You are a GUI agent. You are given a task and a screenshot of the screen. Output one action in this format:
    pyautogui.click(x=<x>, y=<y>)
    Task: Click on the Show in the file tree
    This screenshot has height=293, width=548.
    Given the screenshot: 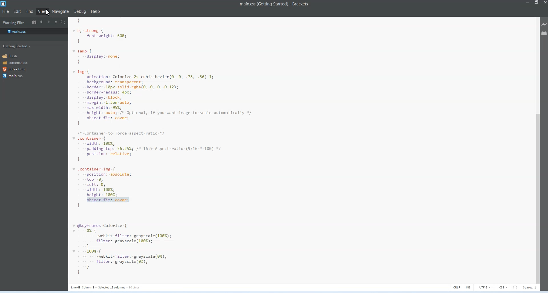 What is the action you would take?
    pyautogui.click(x=34, y=22)
    